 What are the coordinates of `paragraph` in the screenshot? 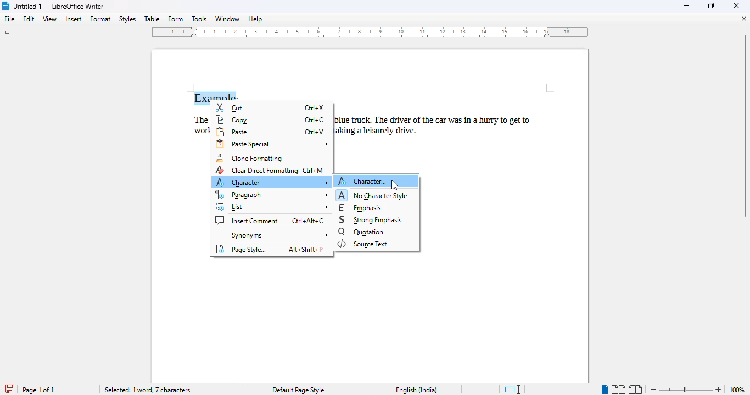 It's located at (271, 194).